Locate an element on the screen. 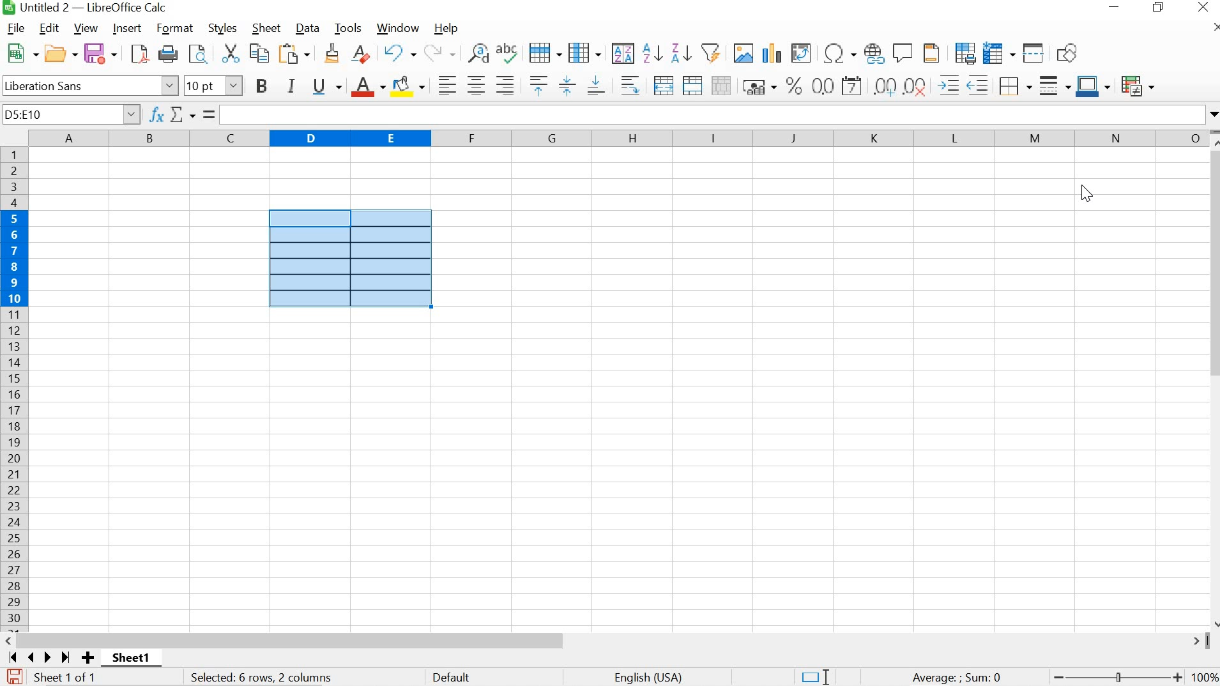 The height and width of the screenshot is (686, 1220). VIEW is located at coordinates (85, 28).